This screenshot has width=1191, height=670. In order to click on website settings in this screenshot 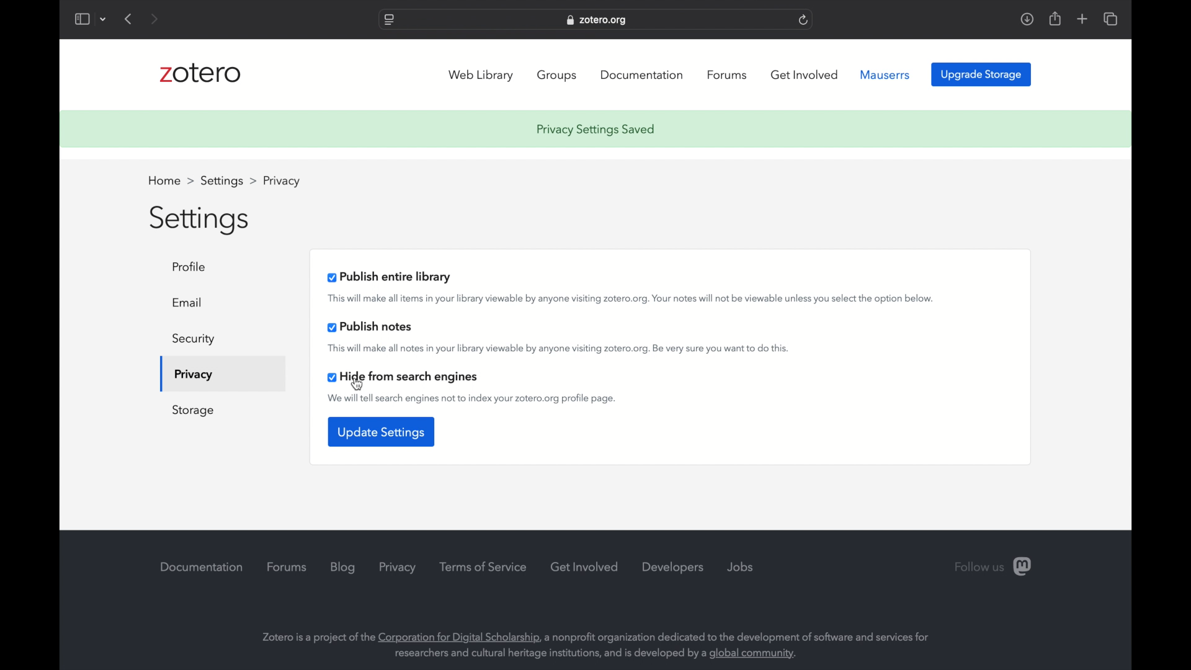, I will do `click(388, 20)`.